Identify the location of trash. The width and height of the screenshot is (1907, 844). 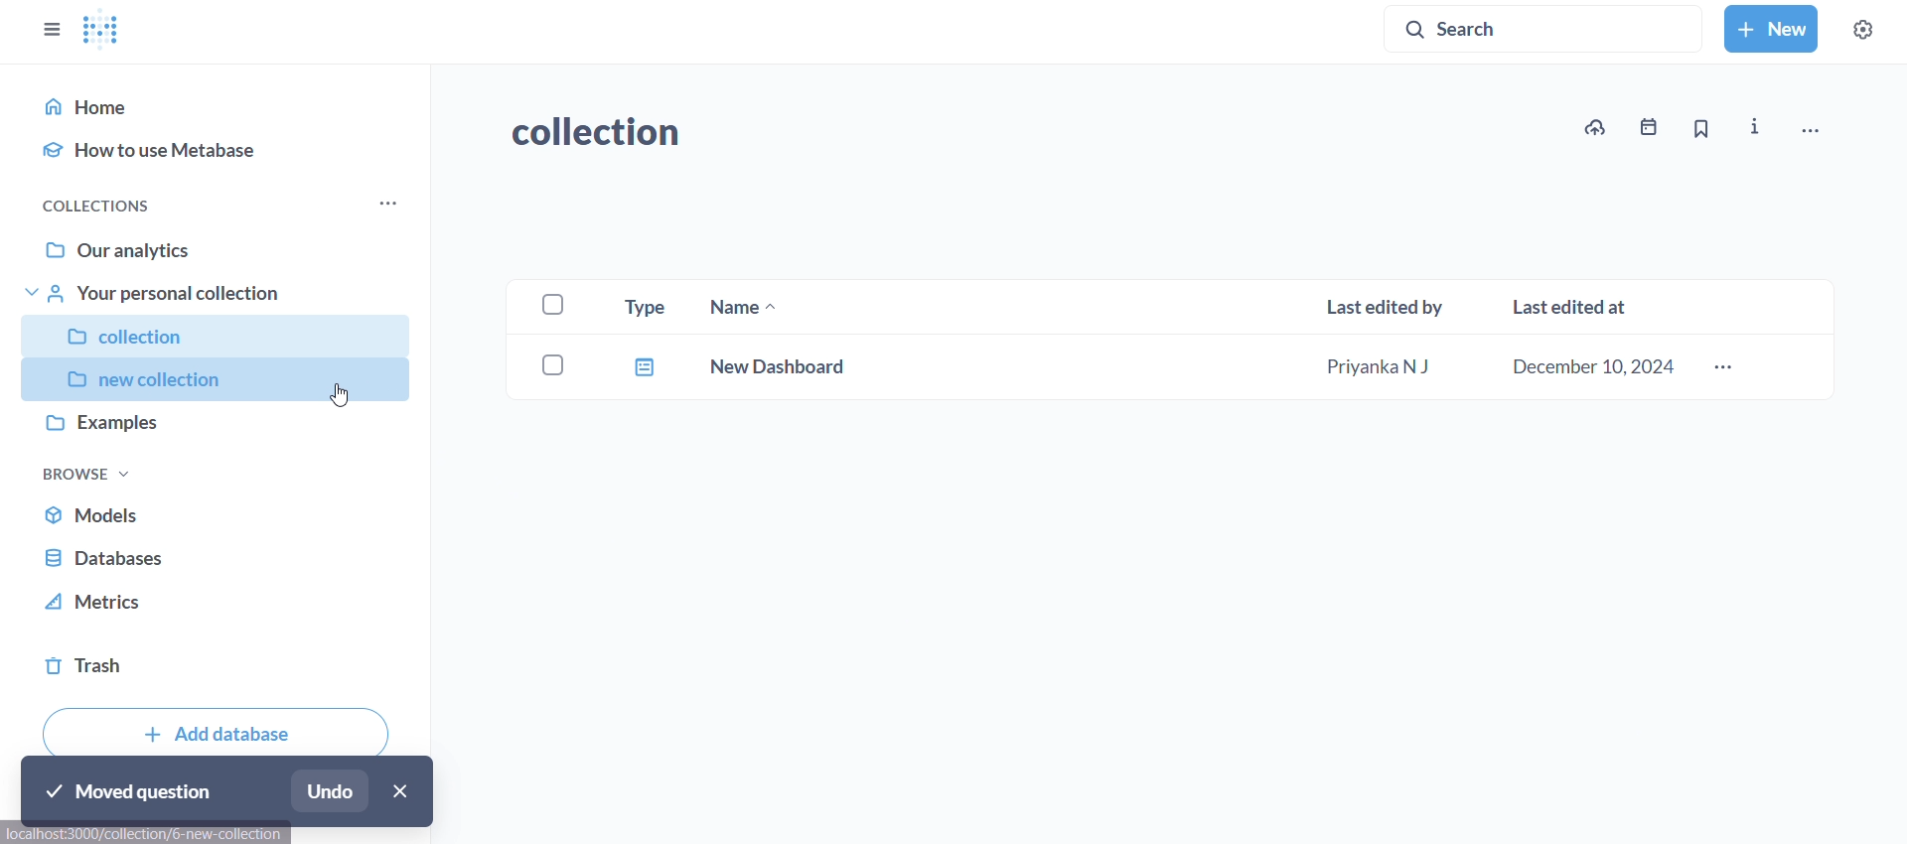
(221, 665).